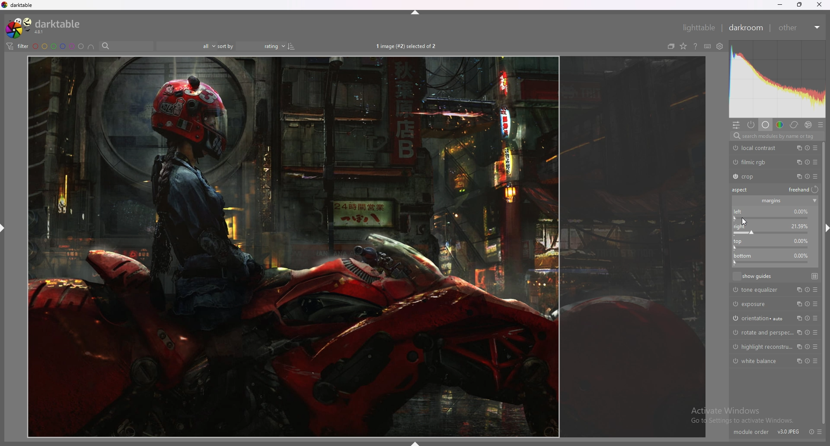  What do you see at coordinates (820, 432) in the screenshot?
I see `presets` at bounding box center [820, 432].